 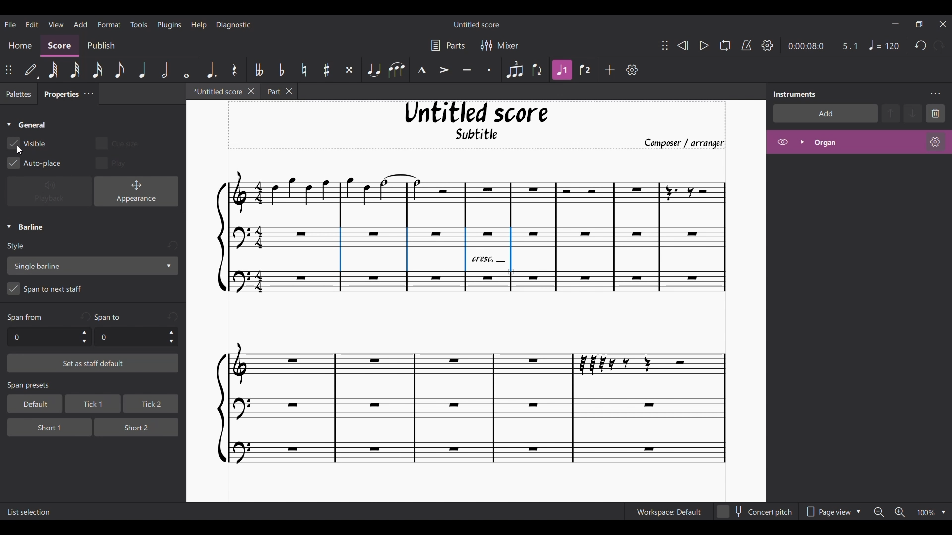 I want to click on Looping playback, so click(x=724, y=45).